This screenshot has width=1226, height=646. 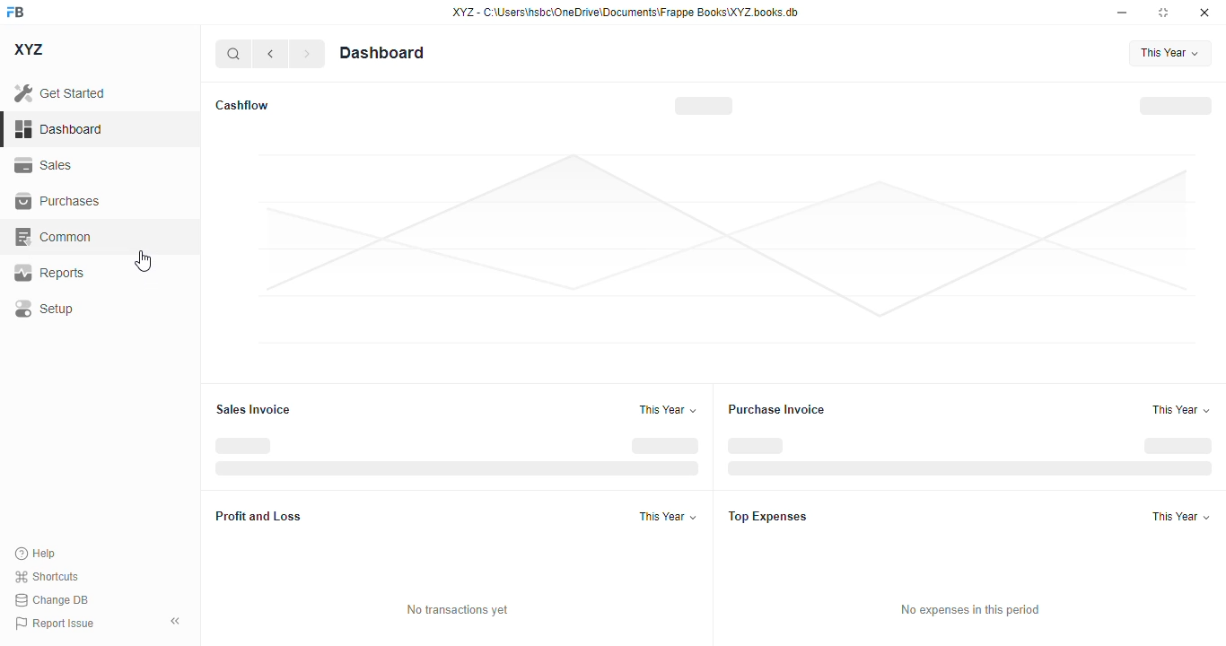 What do you see at coordinates (55, 624) in the screenshot?
I see `report issue` at bounding box center [55, 624].